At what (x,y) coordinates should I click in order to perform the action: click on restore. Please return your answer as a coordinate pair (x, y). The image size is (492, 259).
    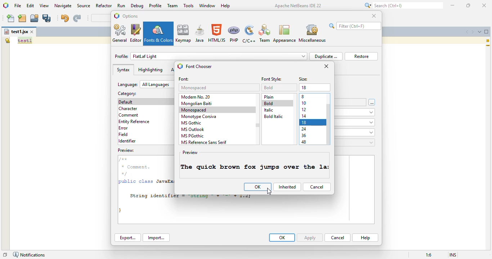
    Looking at the image, I should click on (361, 56).